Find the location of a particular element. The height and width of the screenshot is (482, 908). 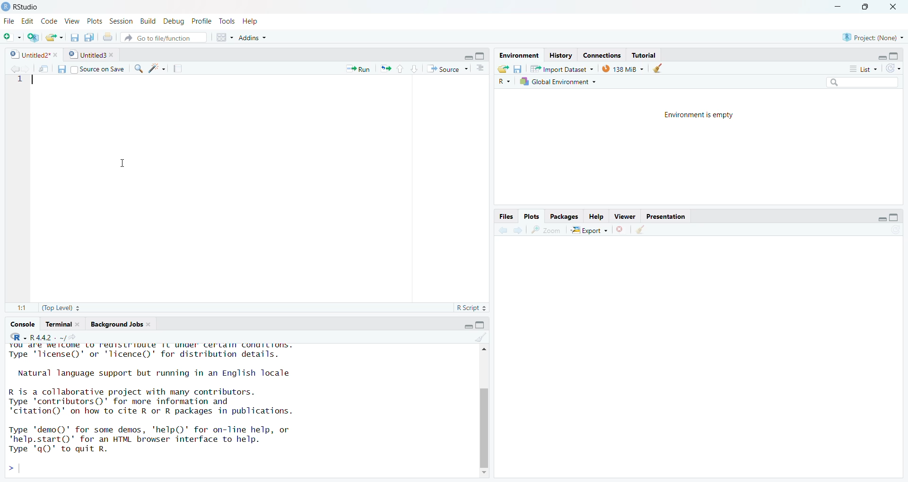

Presentation is located at coordinates (666, 216).